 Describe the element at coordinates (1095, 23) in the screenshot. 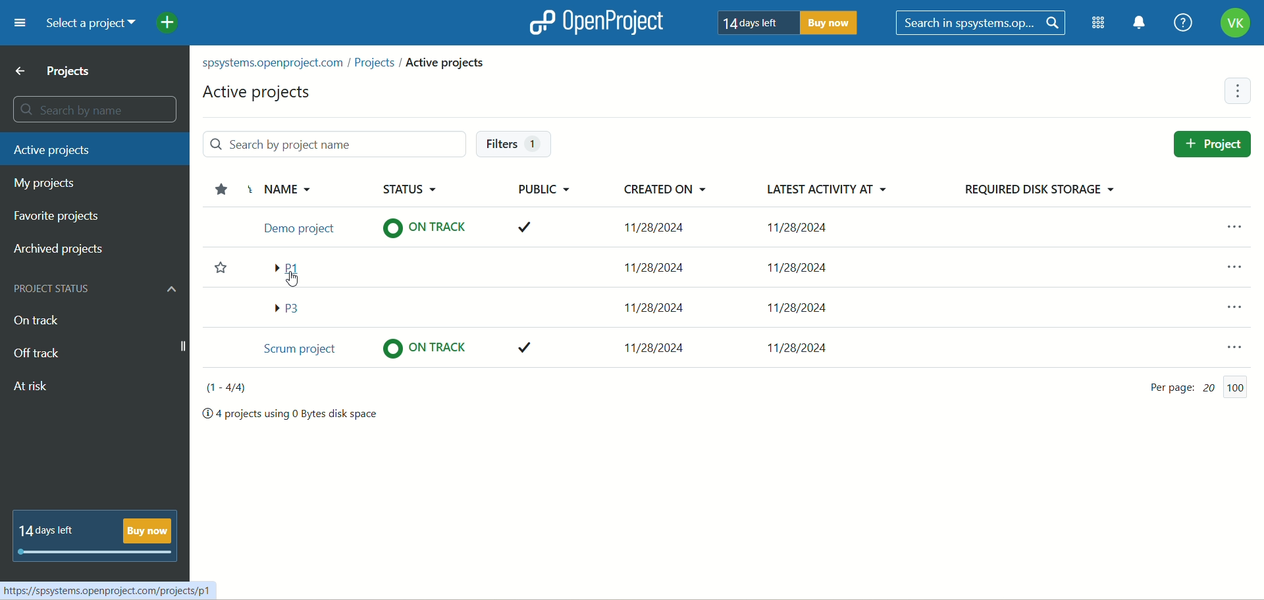

I see `modules` at that location.